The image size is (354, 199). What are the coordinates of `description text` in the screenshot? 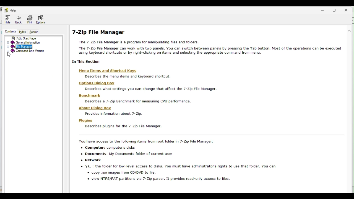 It's located at (123, 126).